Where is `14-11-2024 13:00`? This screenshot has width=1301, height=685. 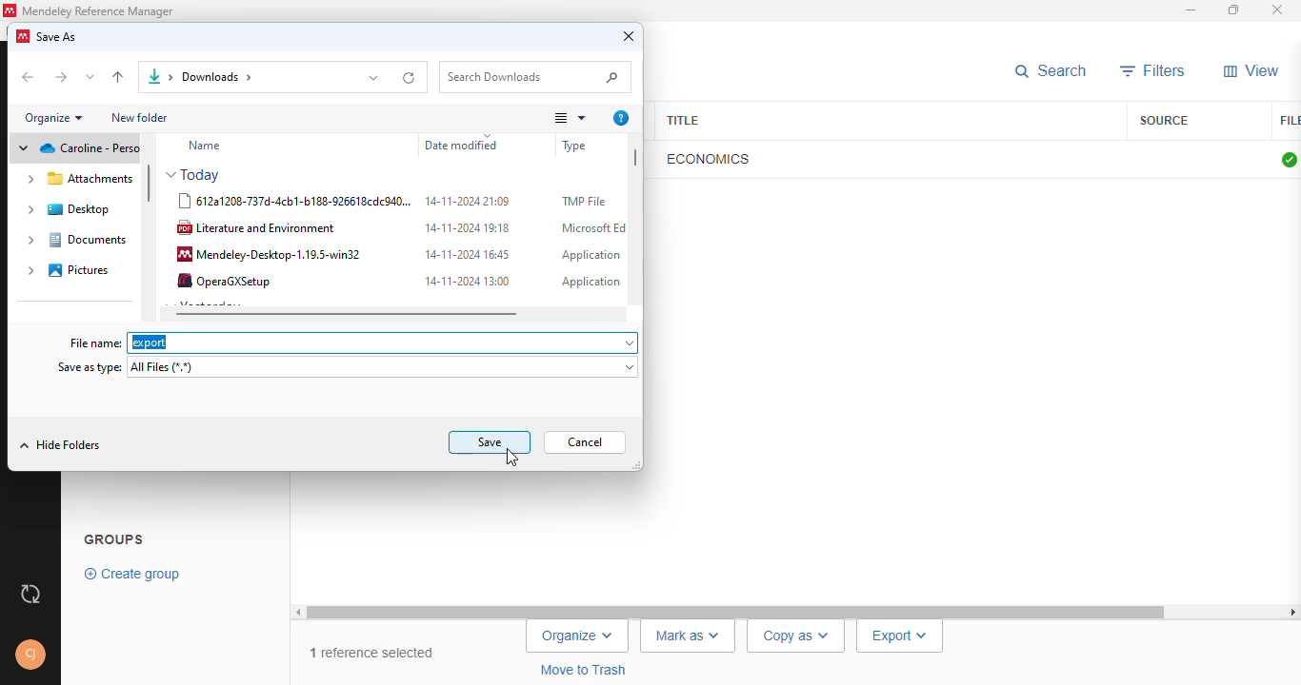
14-11-2024 13:00 is located at coordinates (467, 281).